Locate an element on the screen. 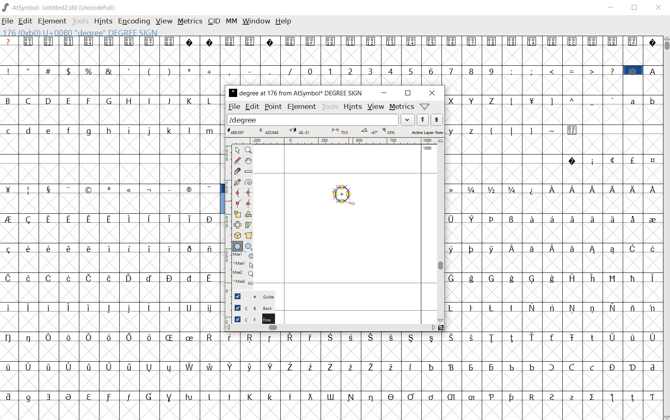  fractions is located at coordinates (485, 188).